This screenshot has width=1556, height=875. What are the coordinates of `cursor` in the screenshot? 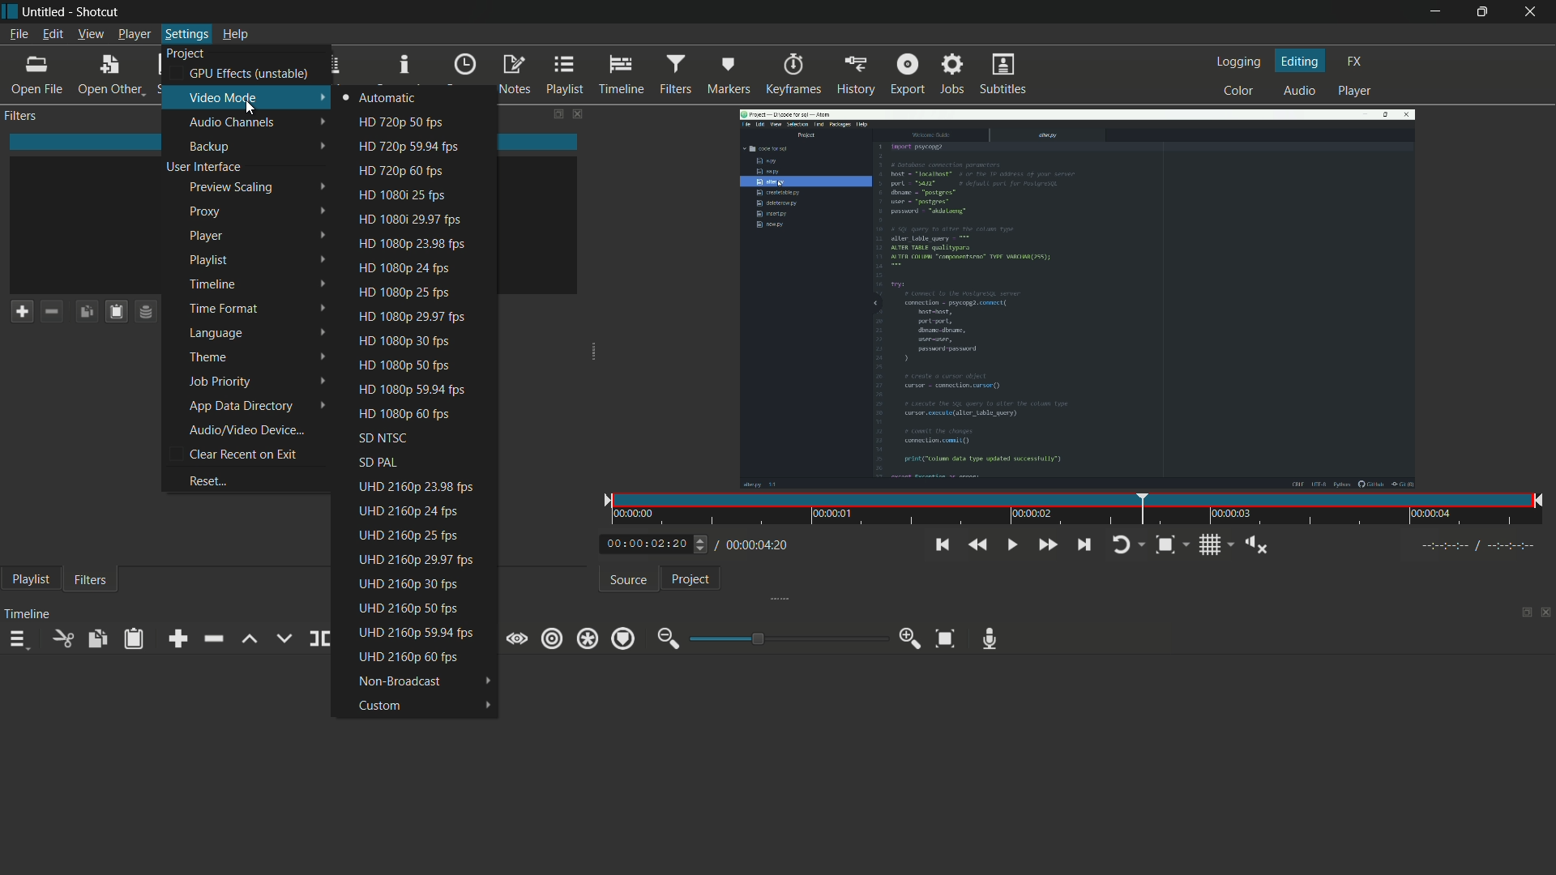 It's located at (250, 111).